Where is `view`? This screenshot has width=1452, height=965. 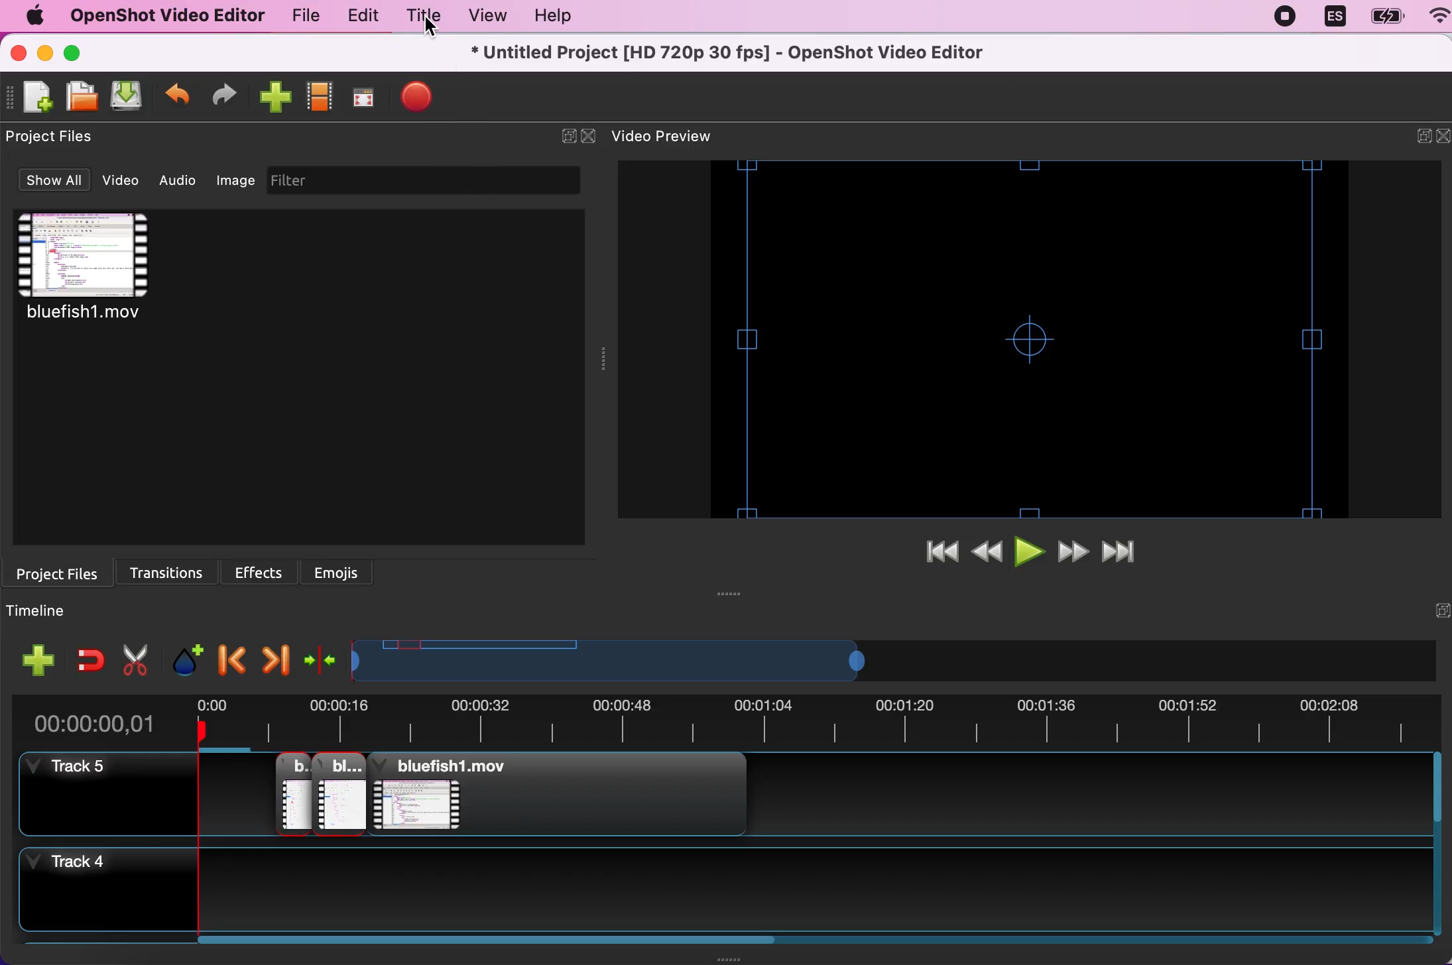 view is located at coordinates (483, 16).